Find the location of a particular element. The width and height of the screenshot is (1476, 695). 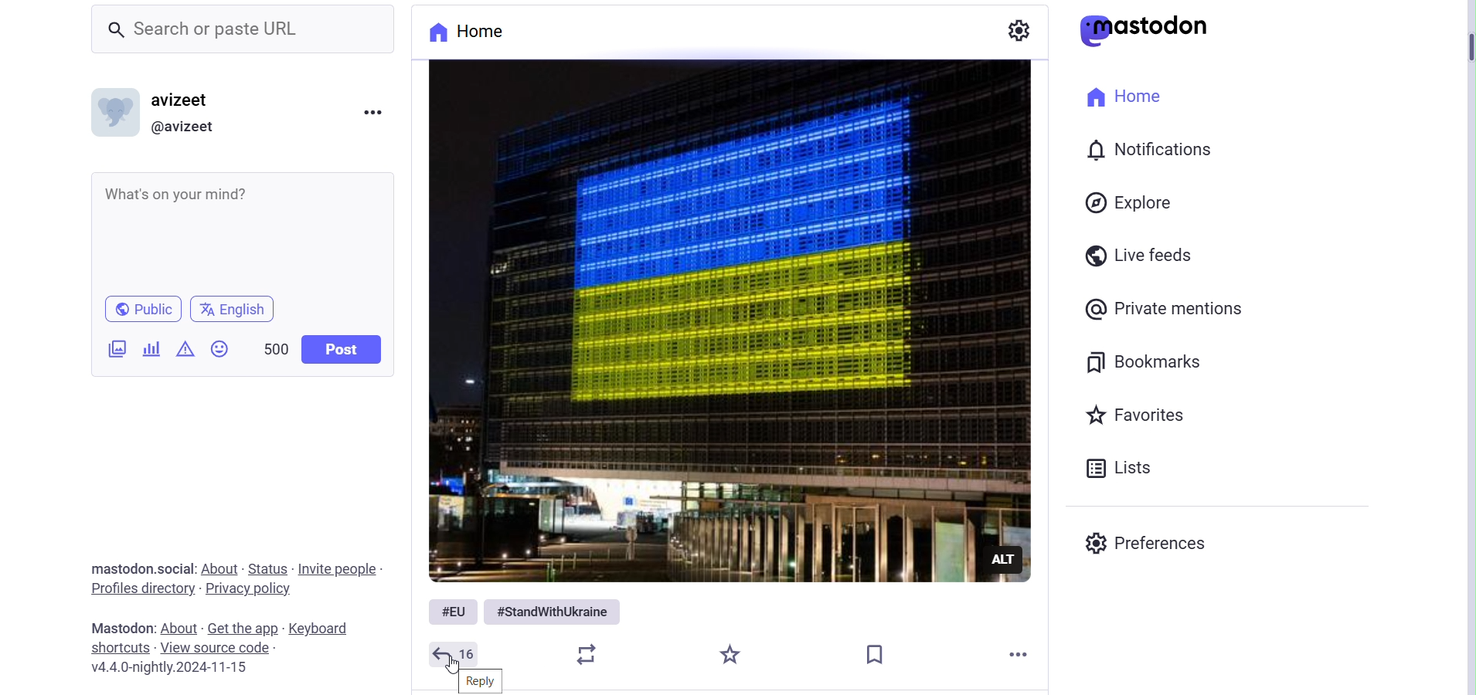

Text is located at coordinates (144, 569).